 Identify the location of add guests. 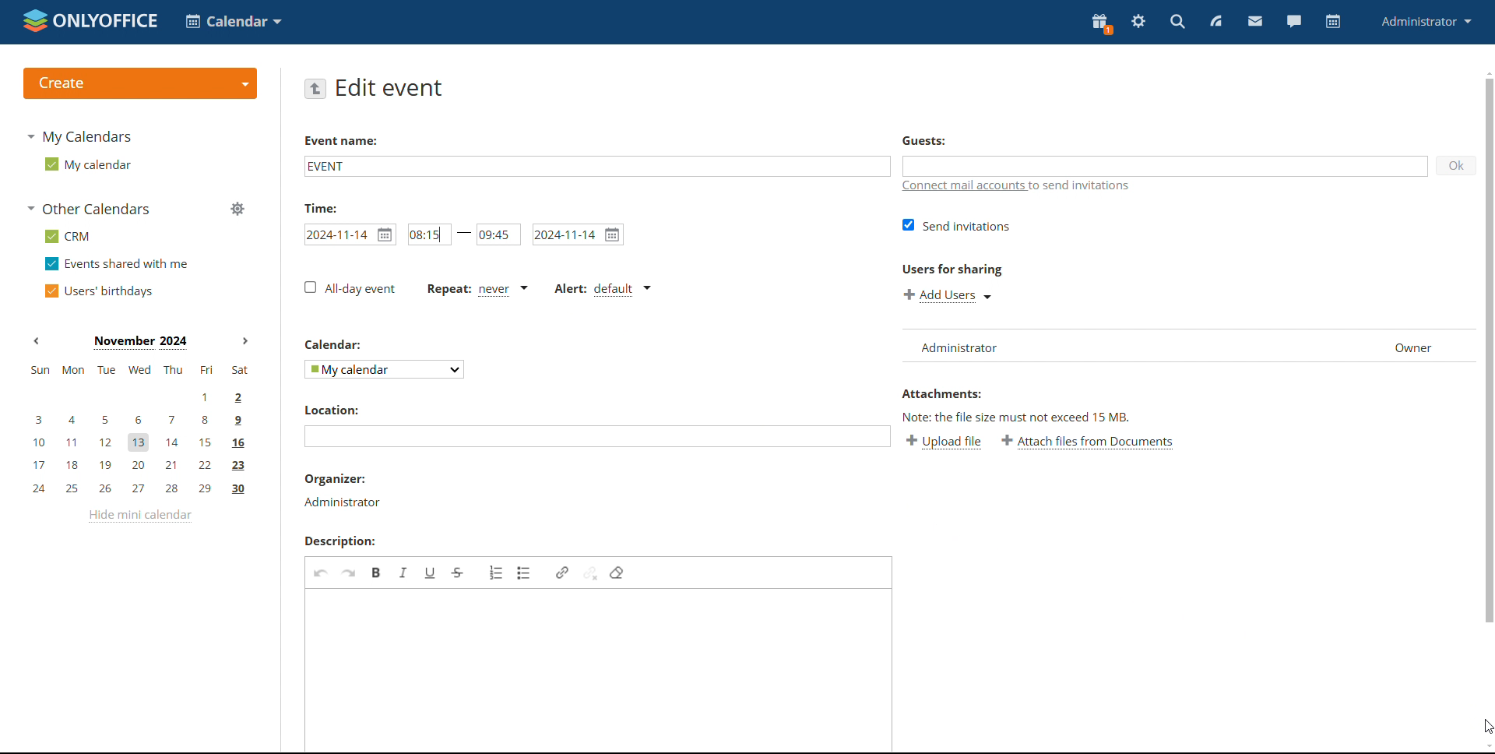
(1166, 167).